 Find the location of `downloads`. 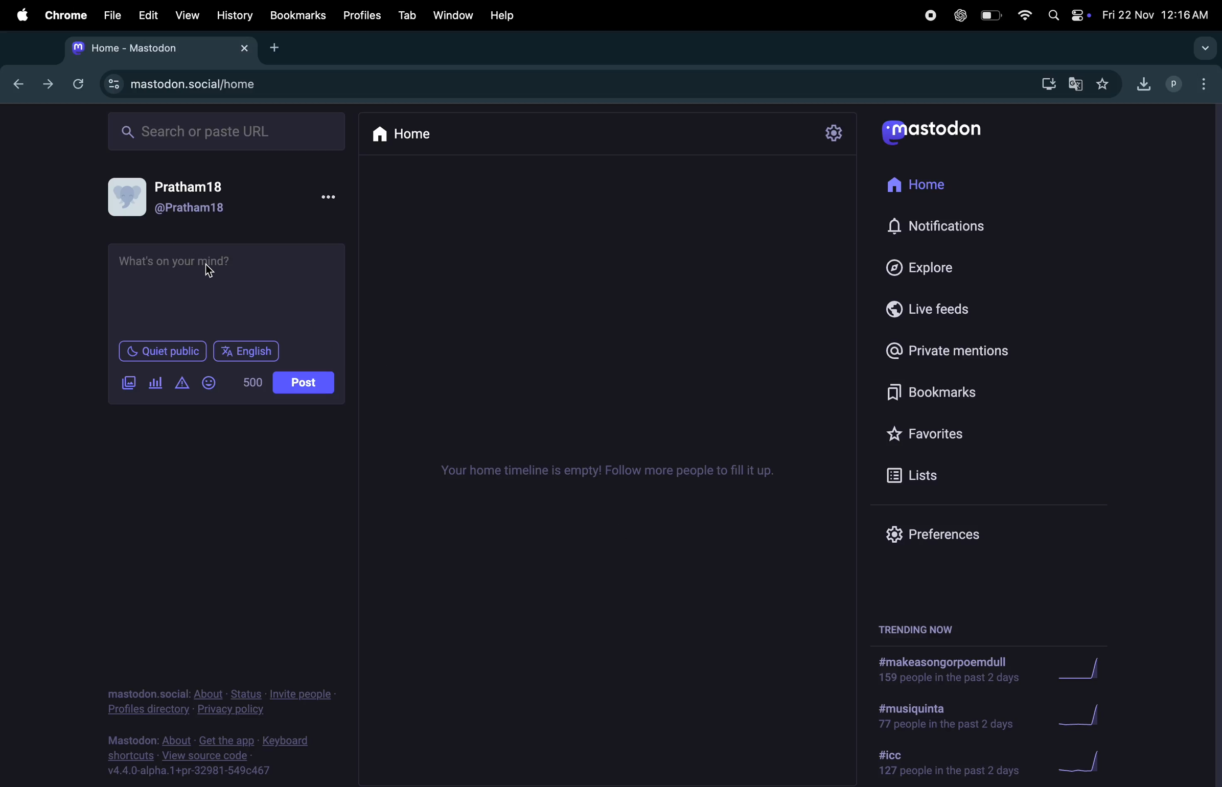

downloads is located at coordinates (1140, 86).